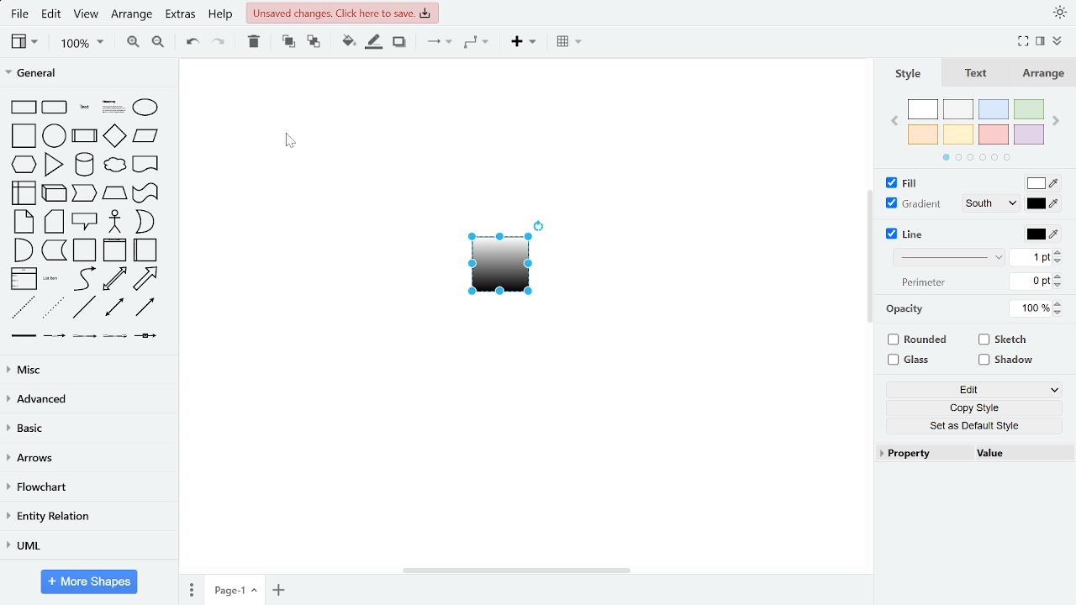 This screenshot has width=1076, height=605. Describe the element at coordinates (158, 43) in the screenshot. I see `zoom out` at that location.